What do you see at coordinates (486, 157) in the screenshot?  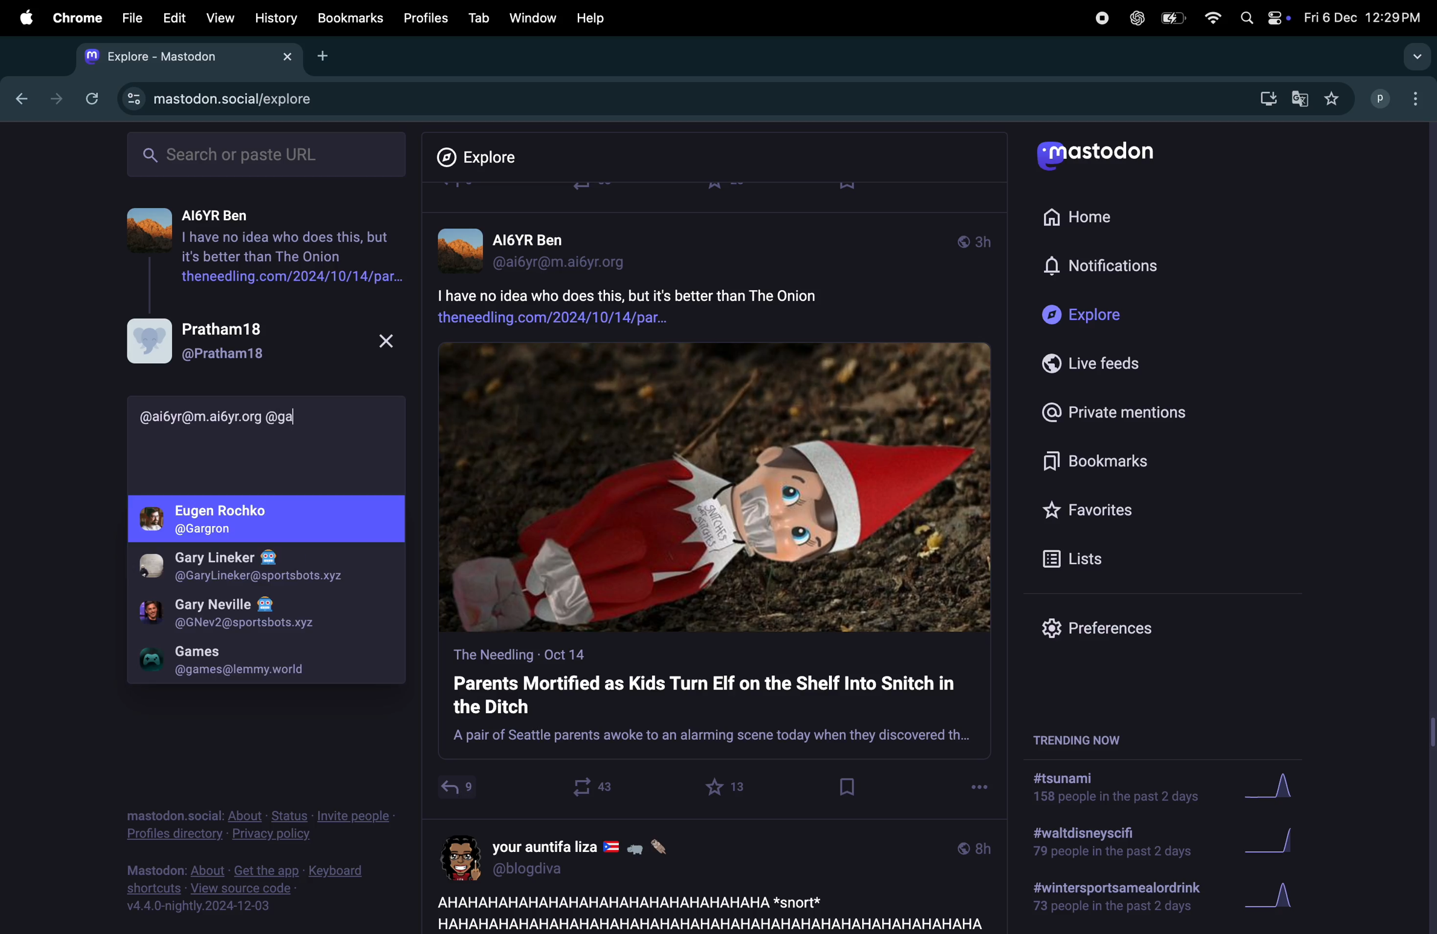 I see `Explore` at bounding box center [486, 157].